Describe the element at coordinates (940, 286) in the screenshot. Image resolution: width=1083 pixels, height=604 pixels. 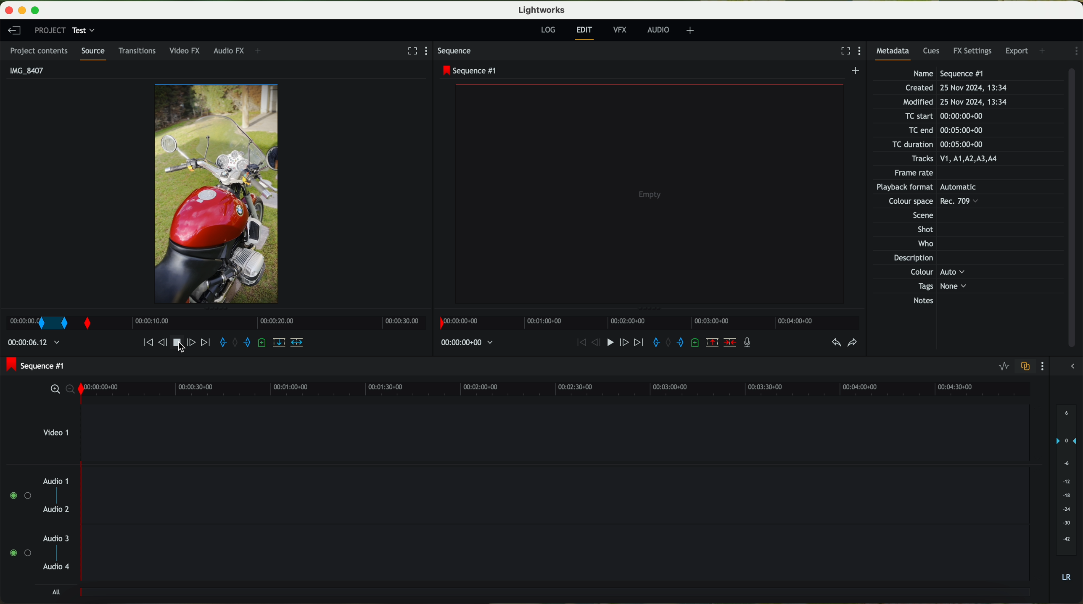
I see `Tags None` at that location.